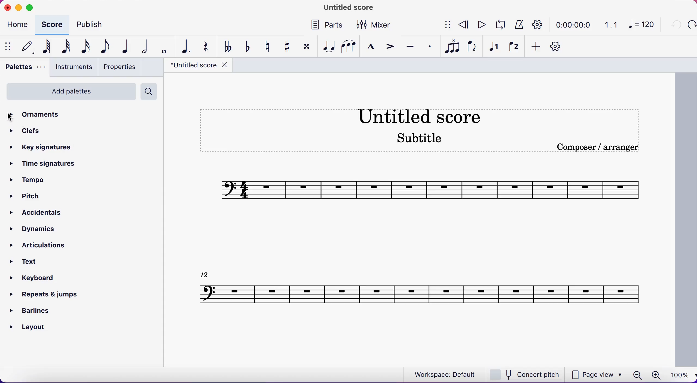 The image size is (697, 383). I want to click on home, so click(19, 25).